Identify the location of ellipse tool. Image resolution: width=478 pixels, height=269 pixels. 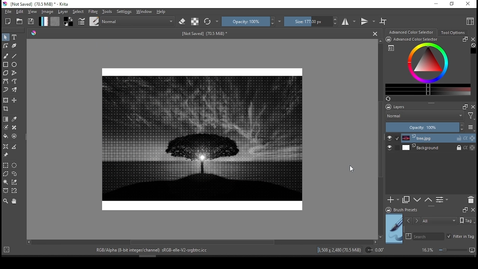
(16, 65).